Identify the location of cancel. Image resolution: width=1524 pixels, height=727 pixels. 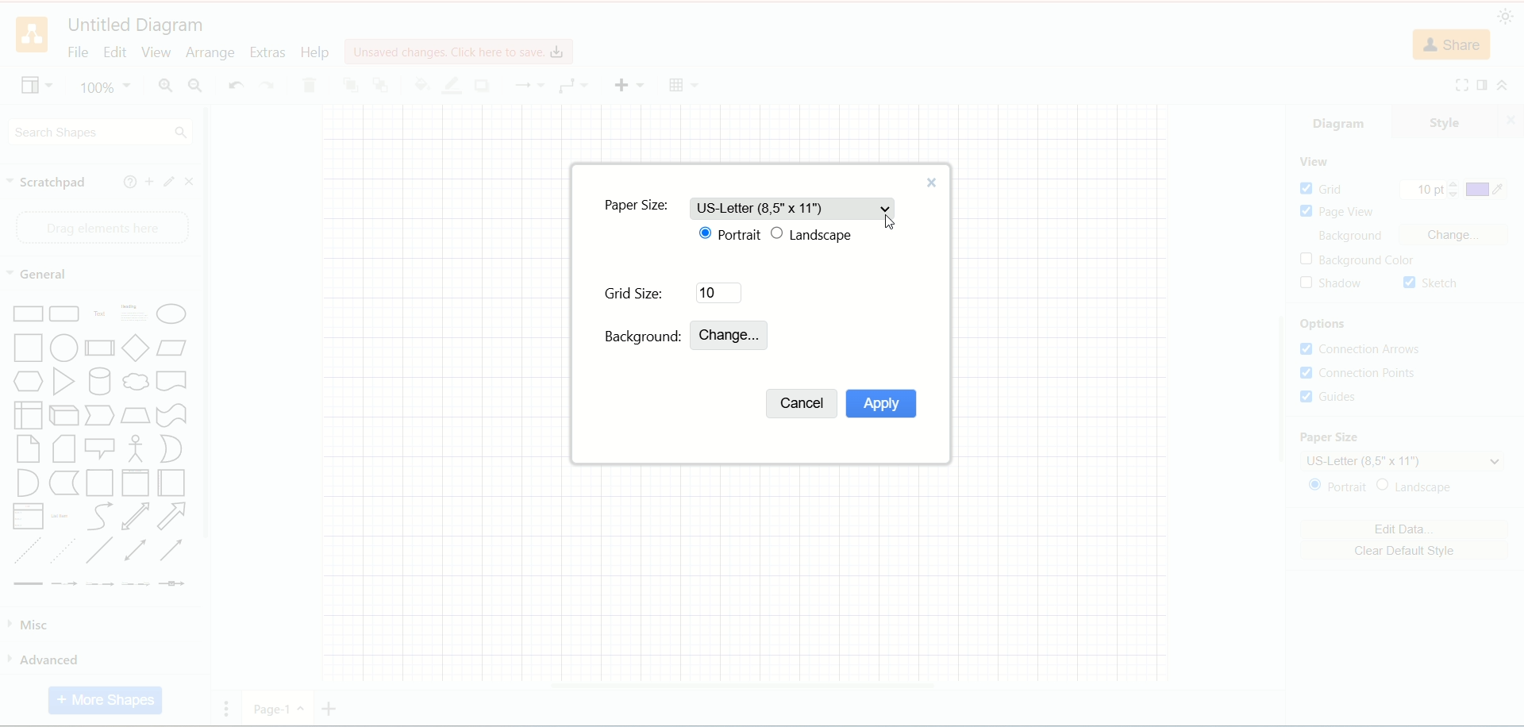
(798, 403).